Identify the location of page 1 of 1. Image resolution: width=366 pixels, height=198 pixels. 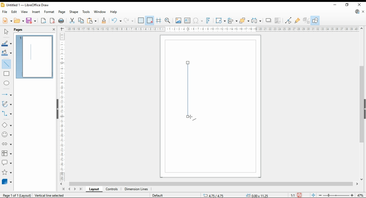
(16, 195).